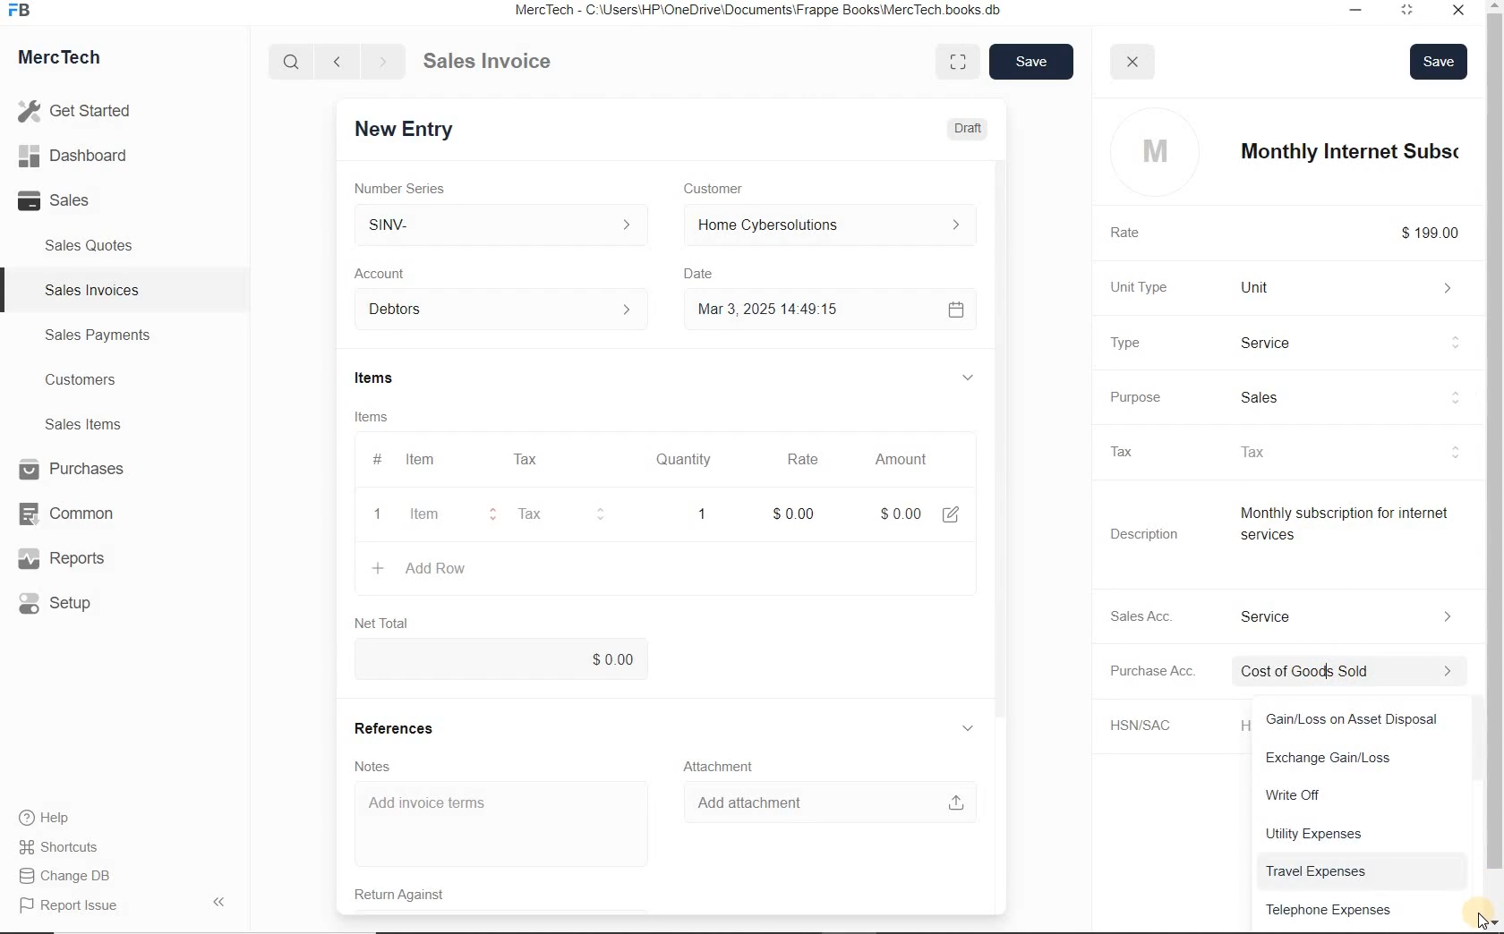 The height and width of the screenshot is (934, 1504). I want to click on Sales Items, so click(95, 424).